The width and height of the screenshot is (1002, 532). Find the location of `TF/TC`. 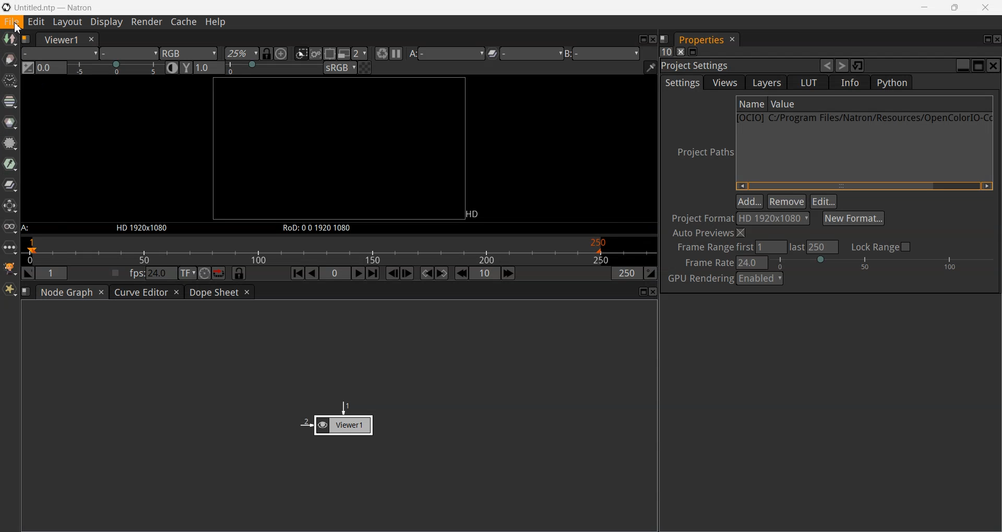

TF/TC is located at coordinates (187, 273).